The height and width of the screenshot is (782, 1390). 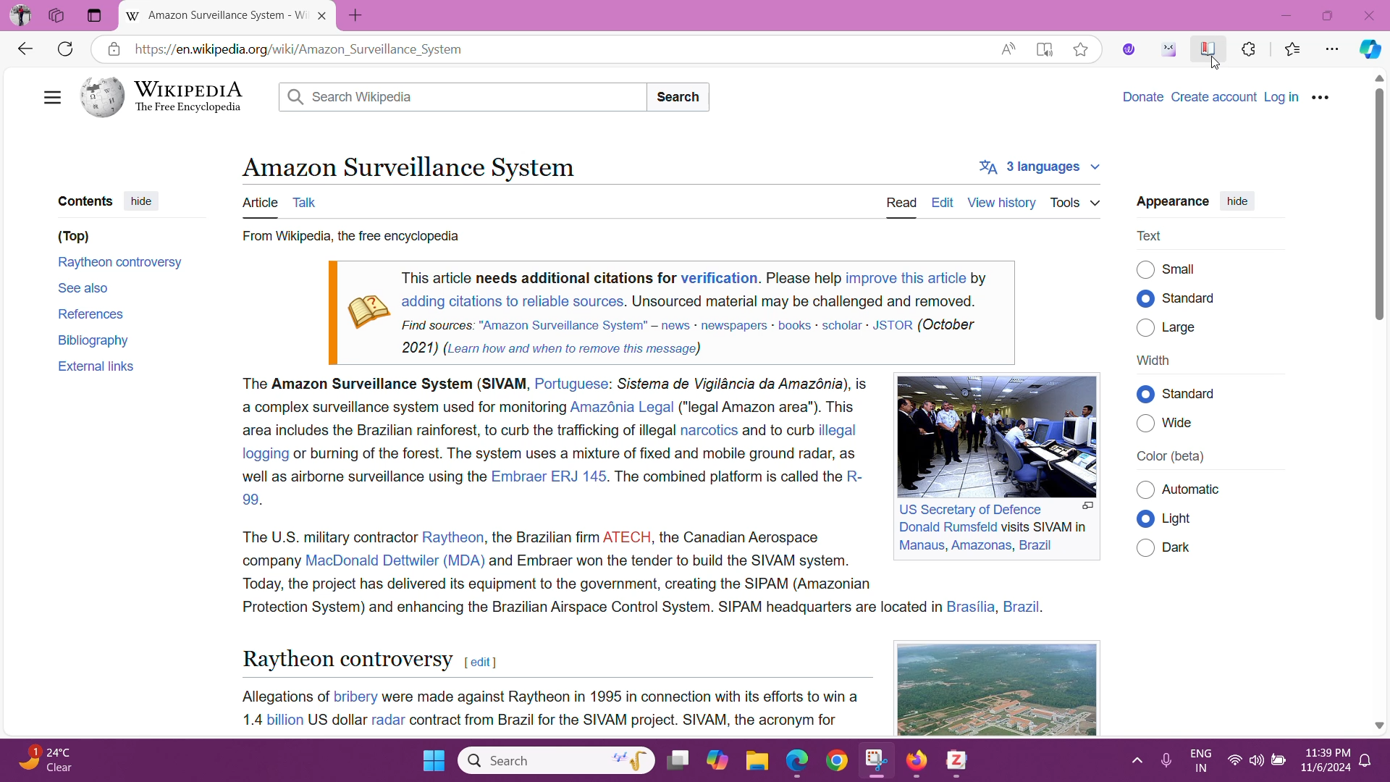 What do you see at coordinates (269, 559) in the screenshot?
I see `company` at bounding box center [269, 559].